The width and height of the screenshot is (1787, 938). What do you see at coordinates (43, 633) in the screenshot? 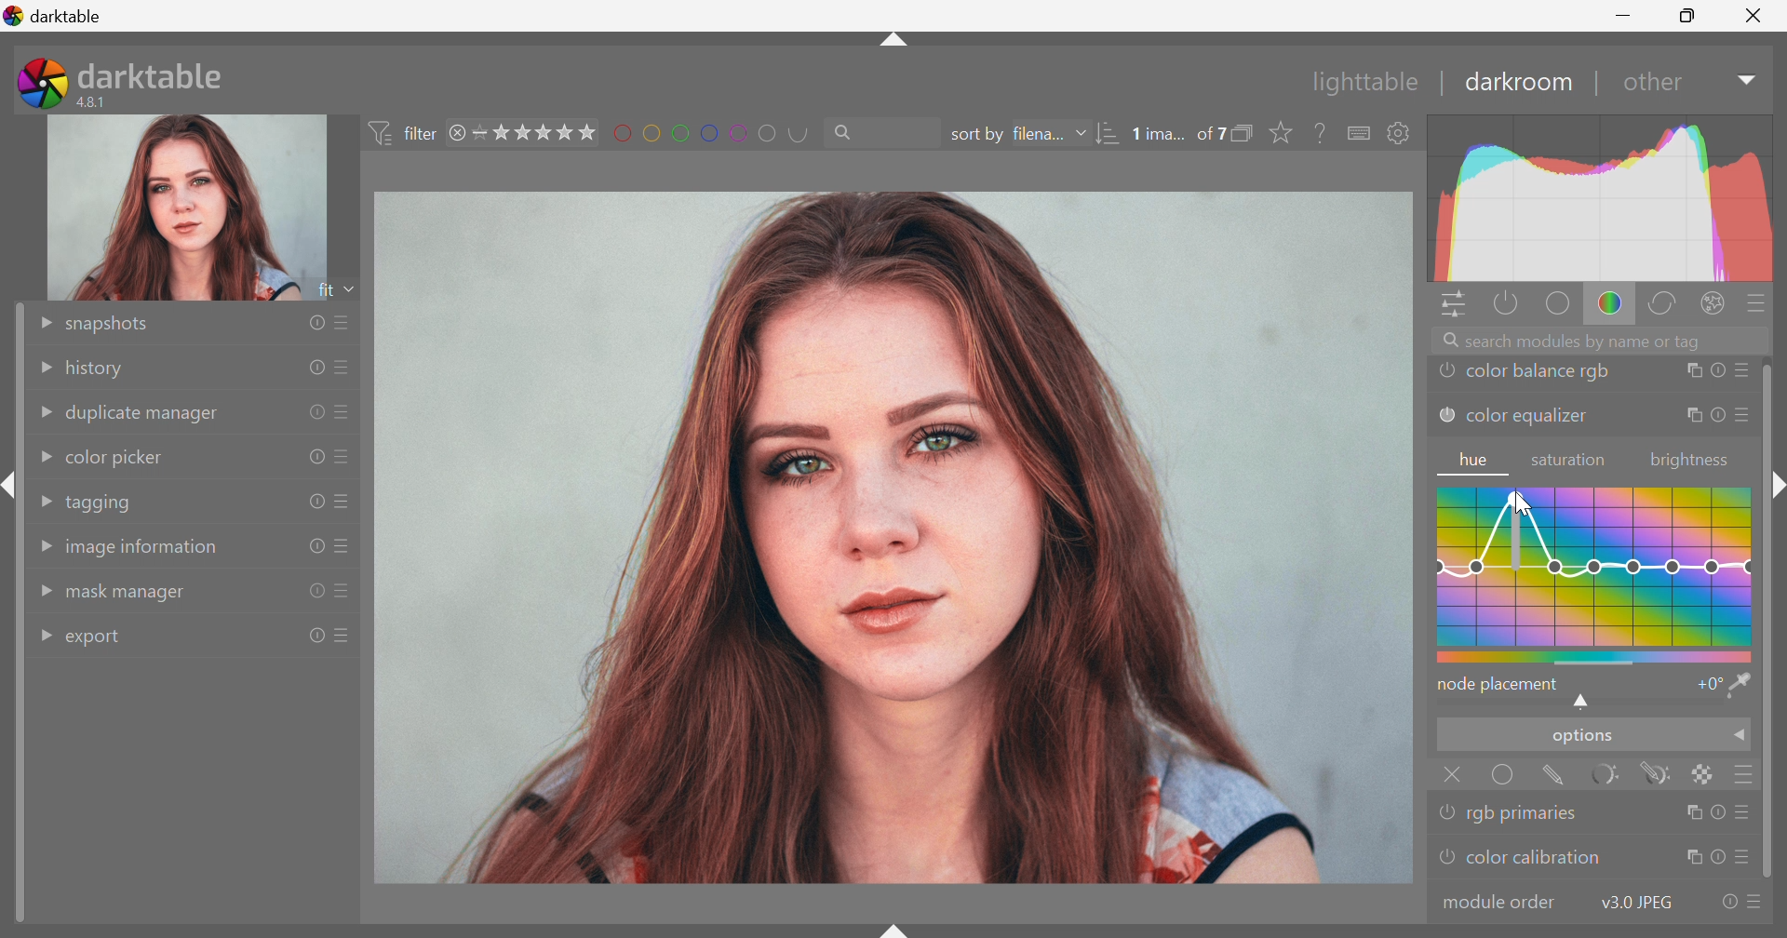
I see `Drop Down` at bounding box center [43, 633].